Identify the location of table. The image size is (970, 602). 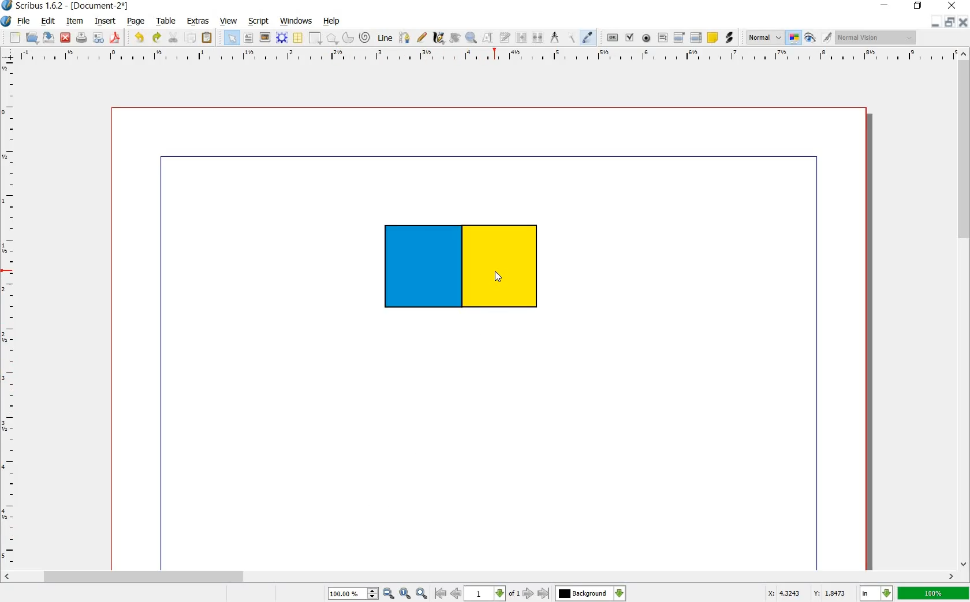
(168, 21).